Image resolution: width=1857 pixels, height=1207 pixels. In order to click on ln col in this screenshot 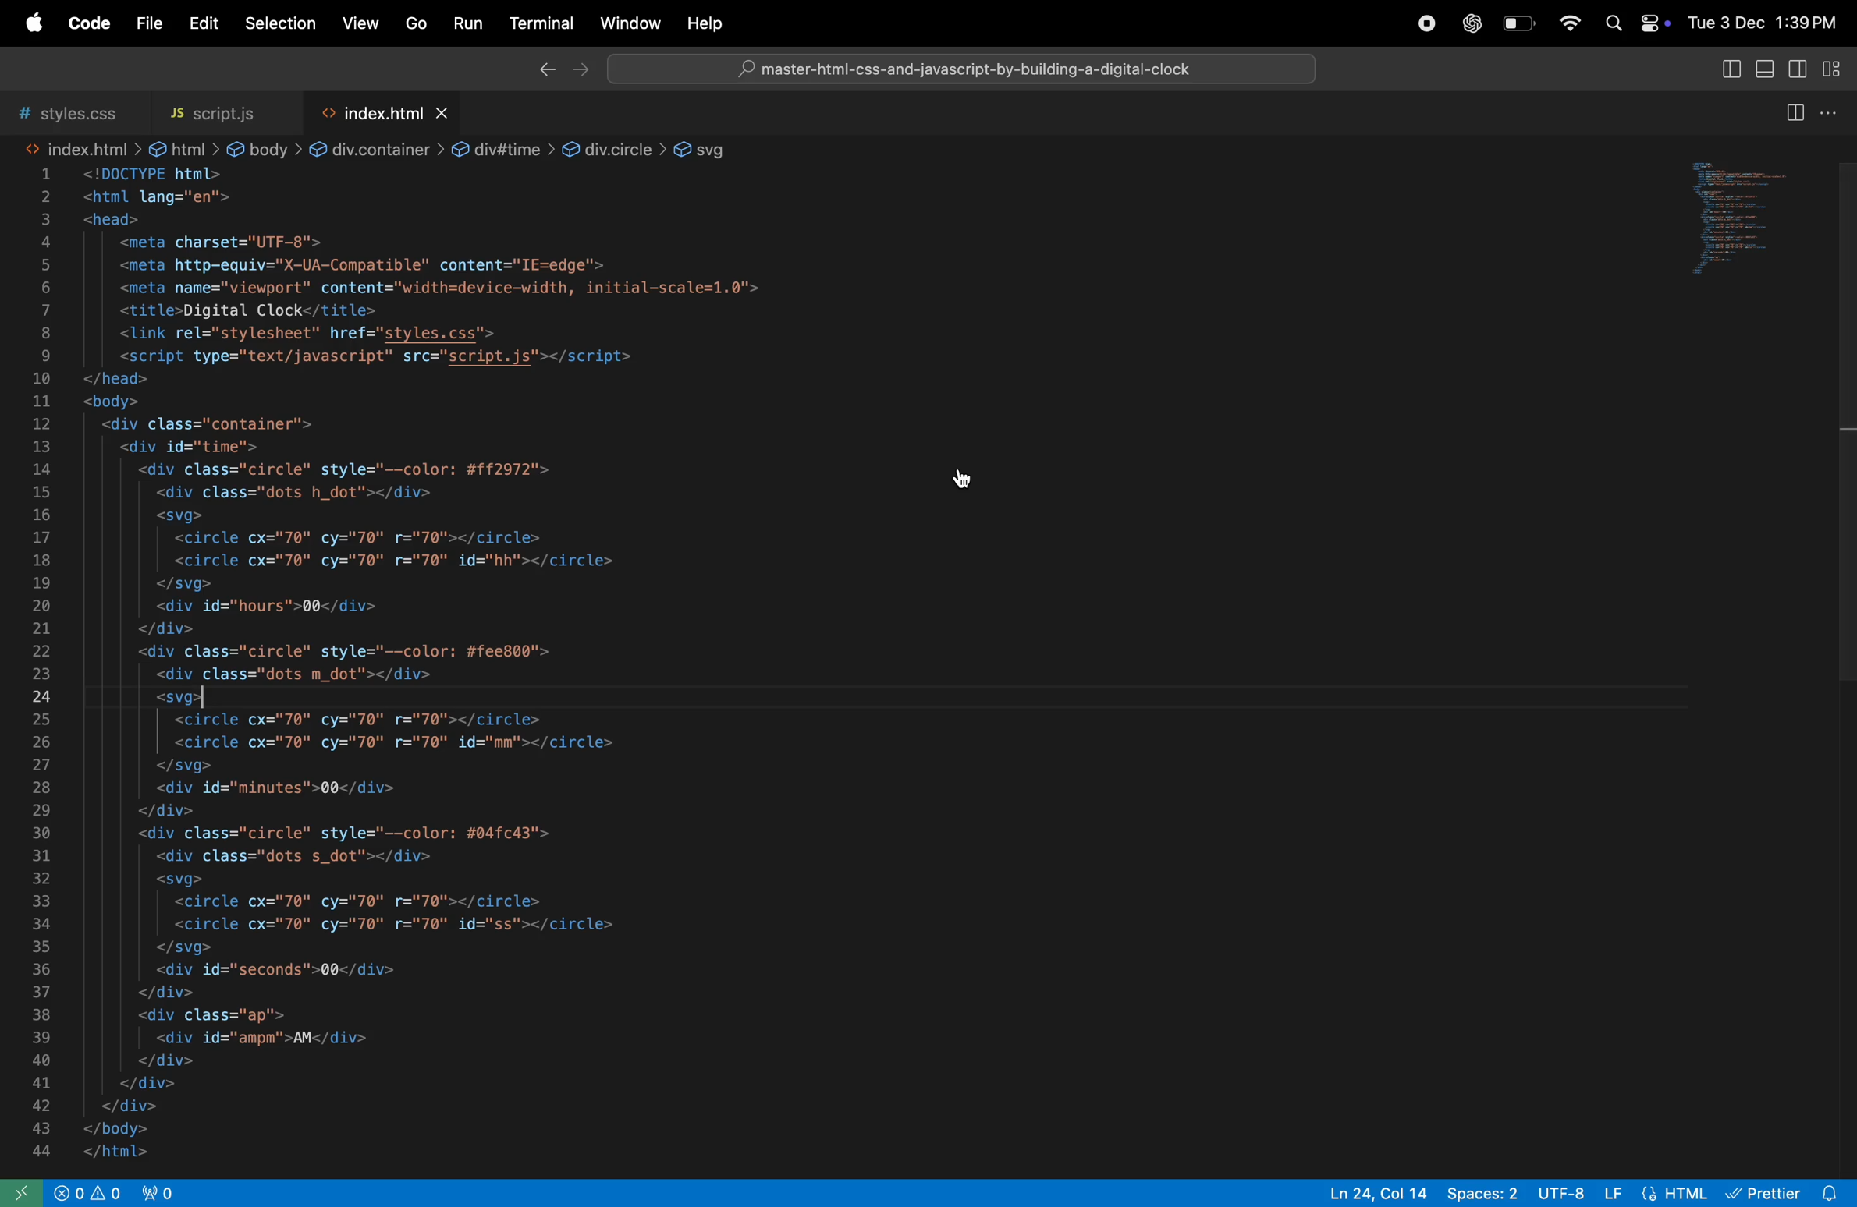, I will do `click(1368, 1194)`.